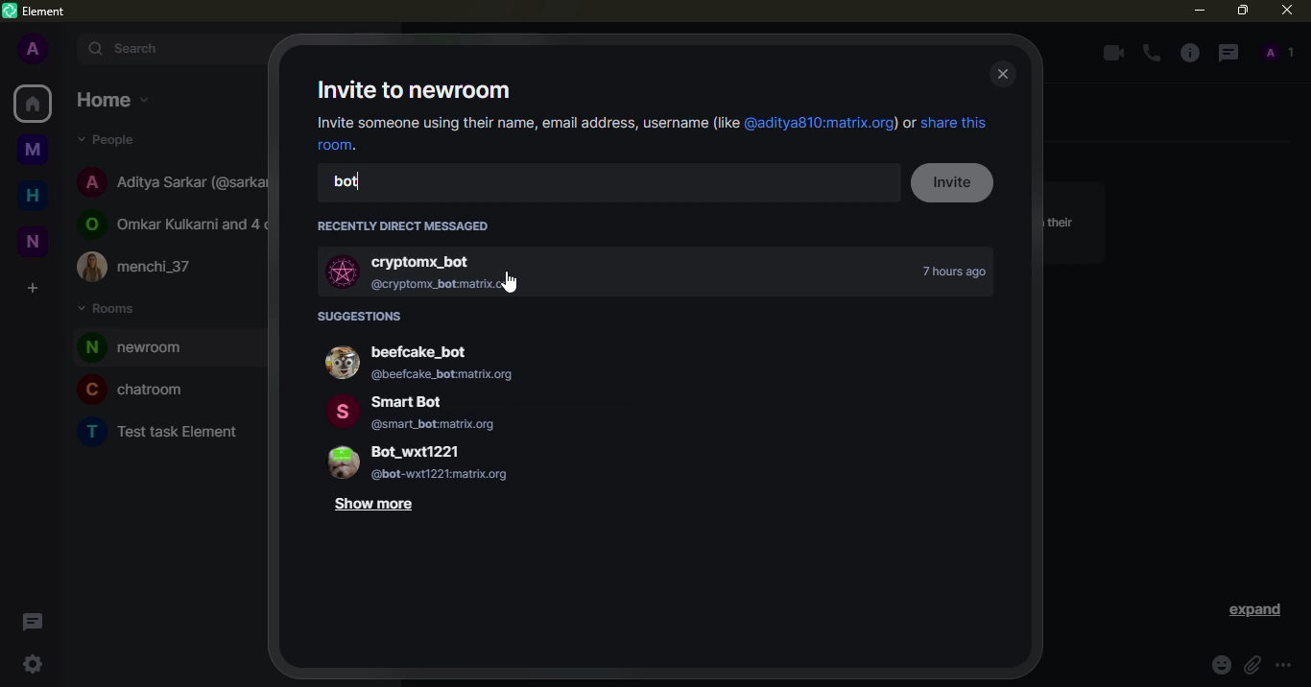 The width and height of the screenshot is (1311, 687). What do you see at coordinates (1256, 612) in the screenshot?
I see `expand` at bounding box center [1256, 612].